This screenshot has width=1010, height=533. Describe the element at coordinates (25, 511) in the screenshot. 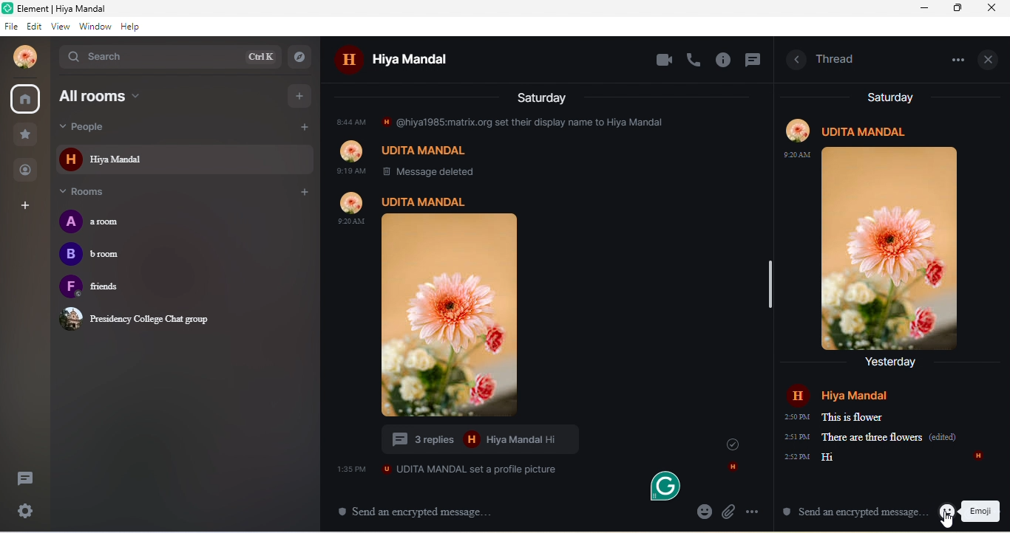

I see `Quick settings` at that location.